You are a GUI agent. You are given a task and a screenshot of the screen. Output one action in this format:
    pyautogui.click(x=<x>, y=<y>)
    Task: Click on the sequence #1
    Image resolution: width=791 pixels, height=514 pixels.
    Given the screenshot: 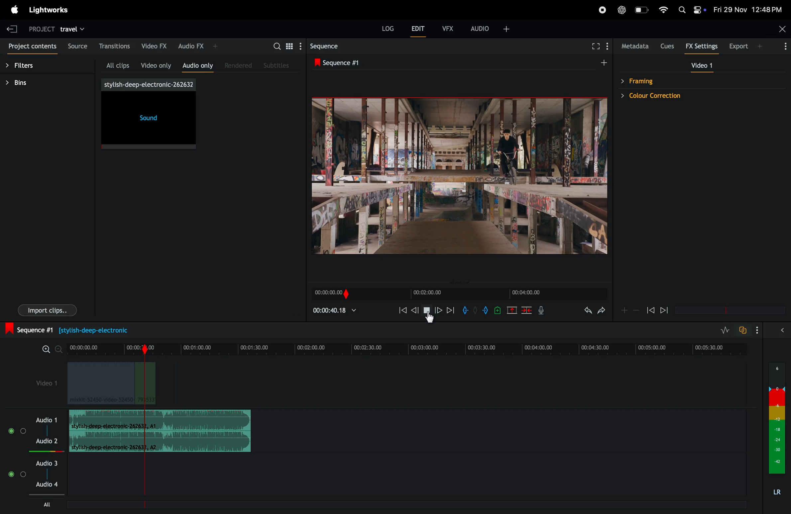 What is the action you would take?
    pyautogui.click(x=342, y=63)
    